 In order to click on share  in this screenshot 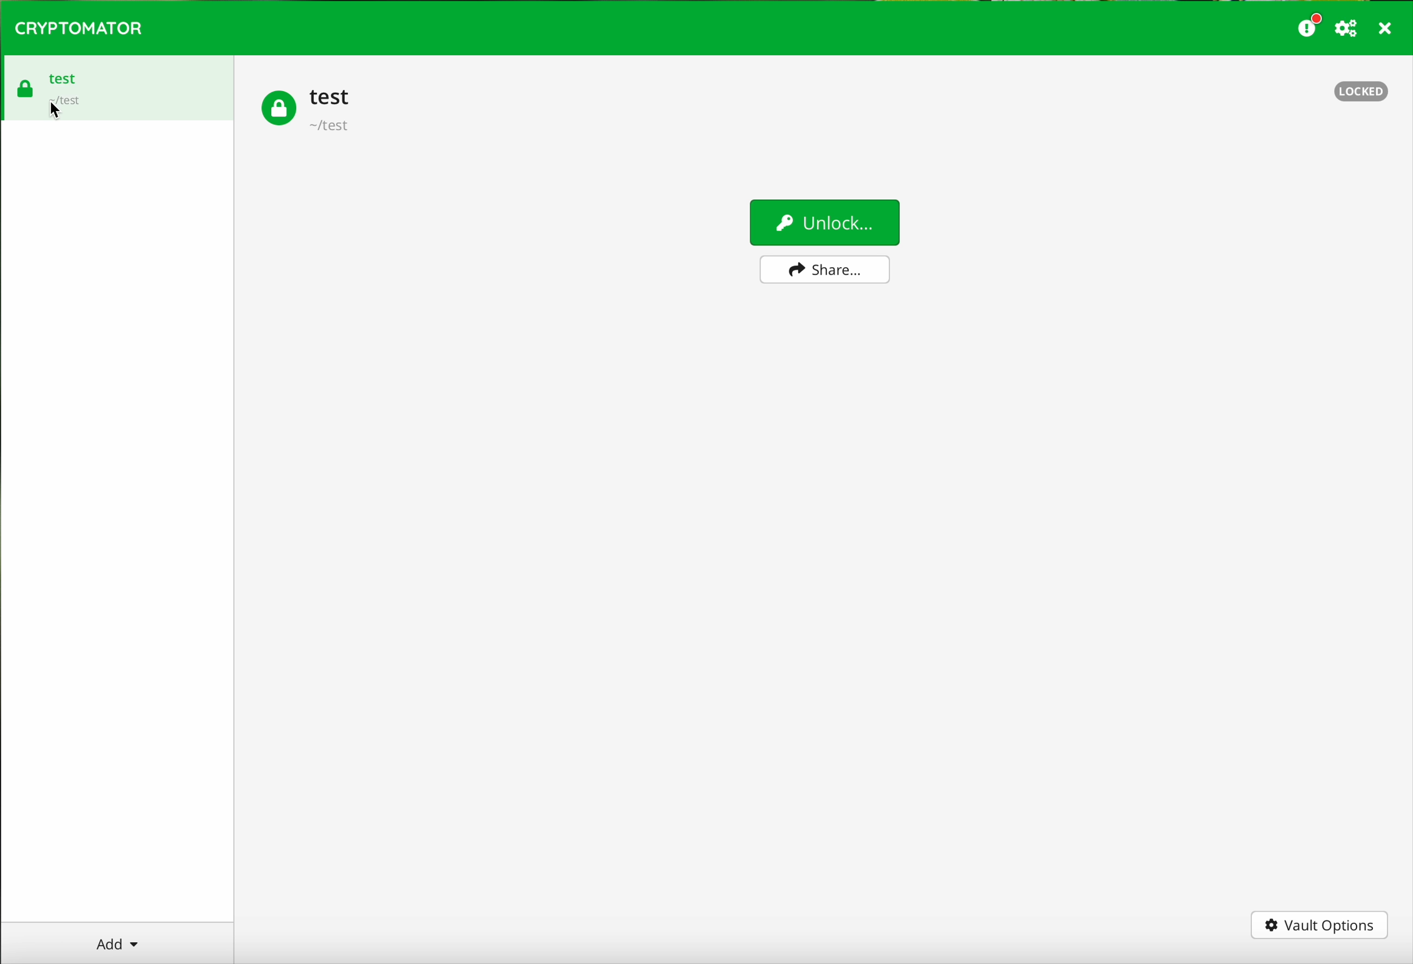, I will do `click(824, 272)`.